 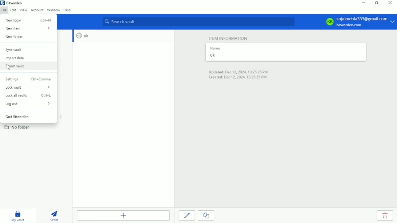 I want to click on No folder, so click(x=19, y=128).